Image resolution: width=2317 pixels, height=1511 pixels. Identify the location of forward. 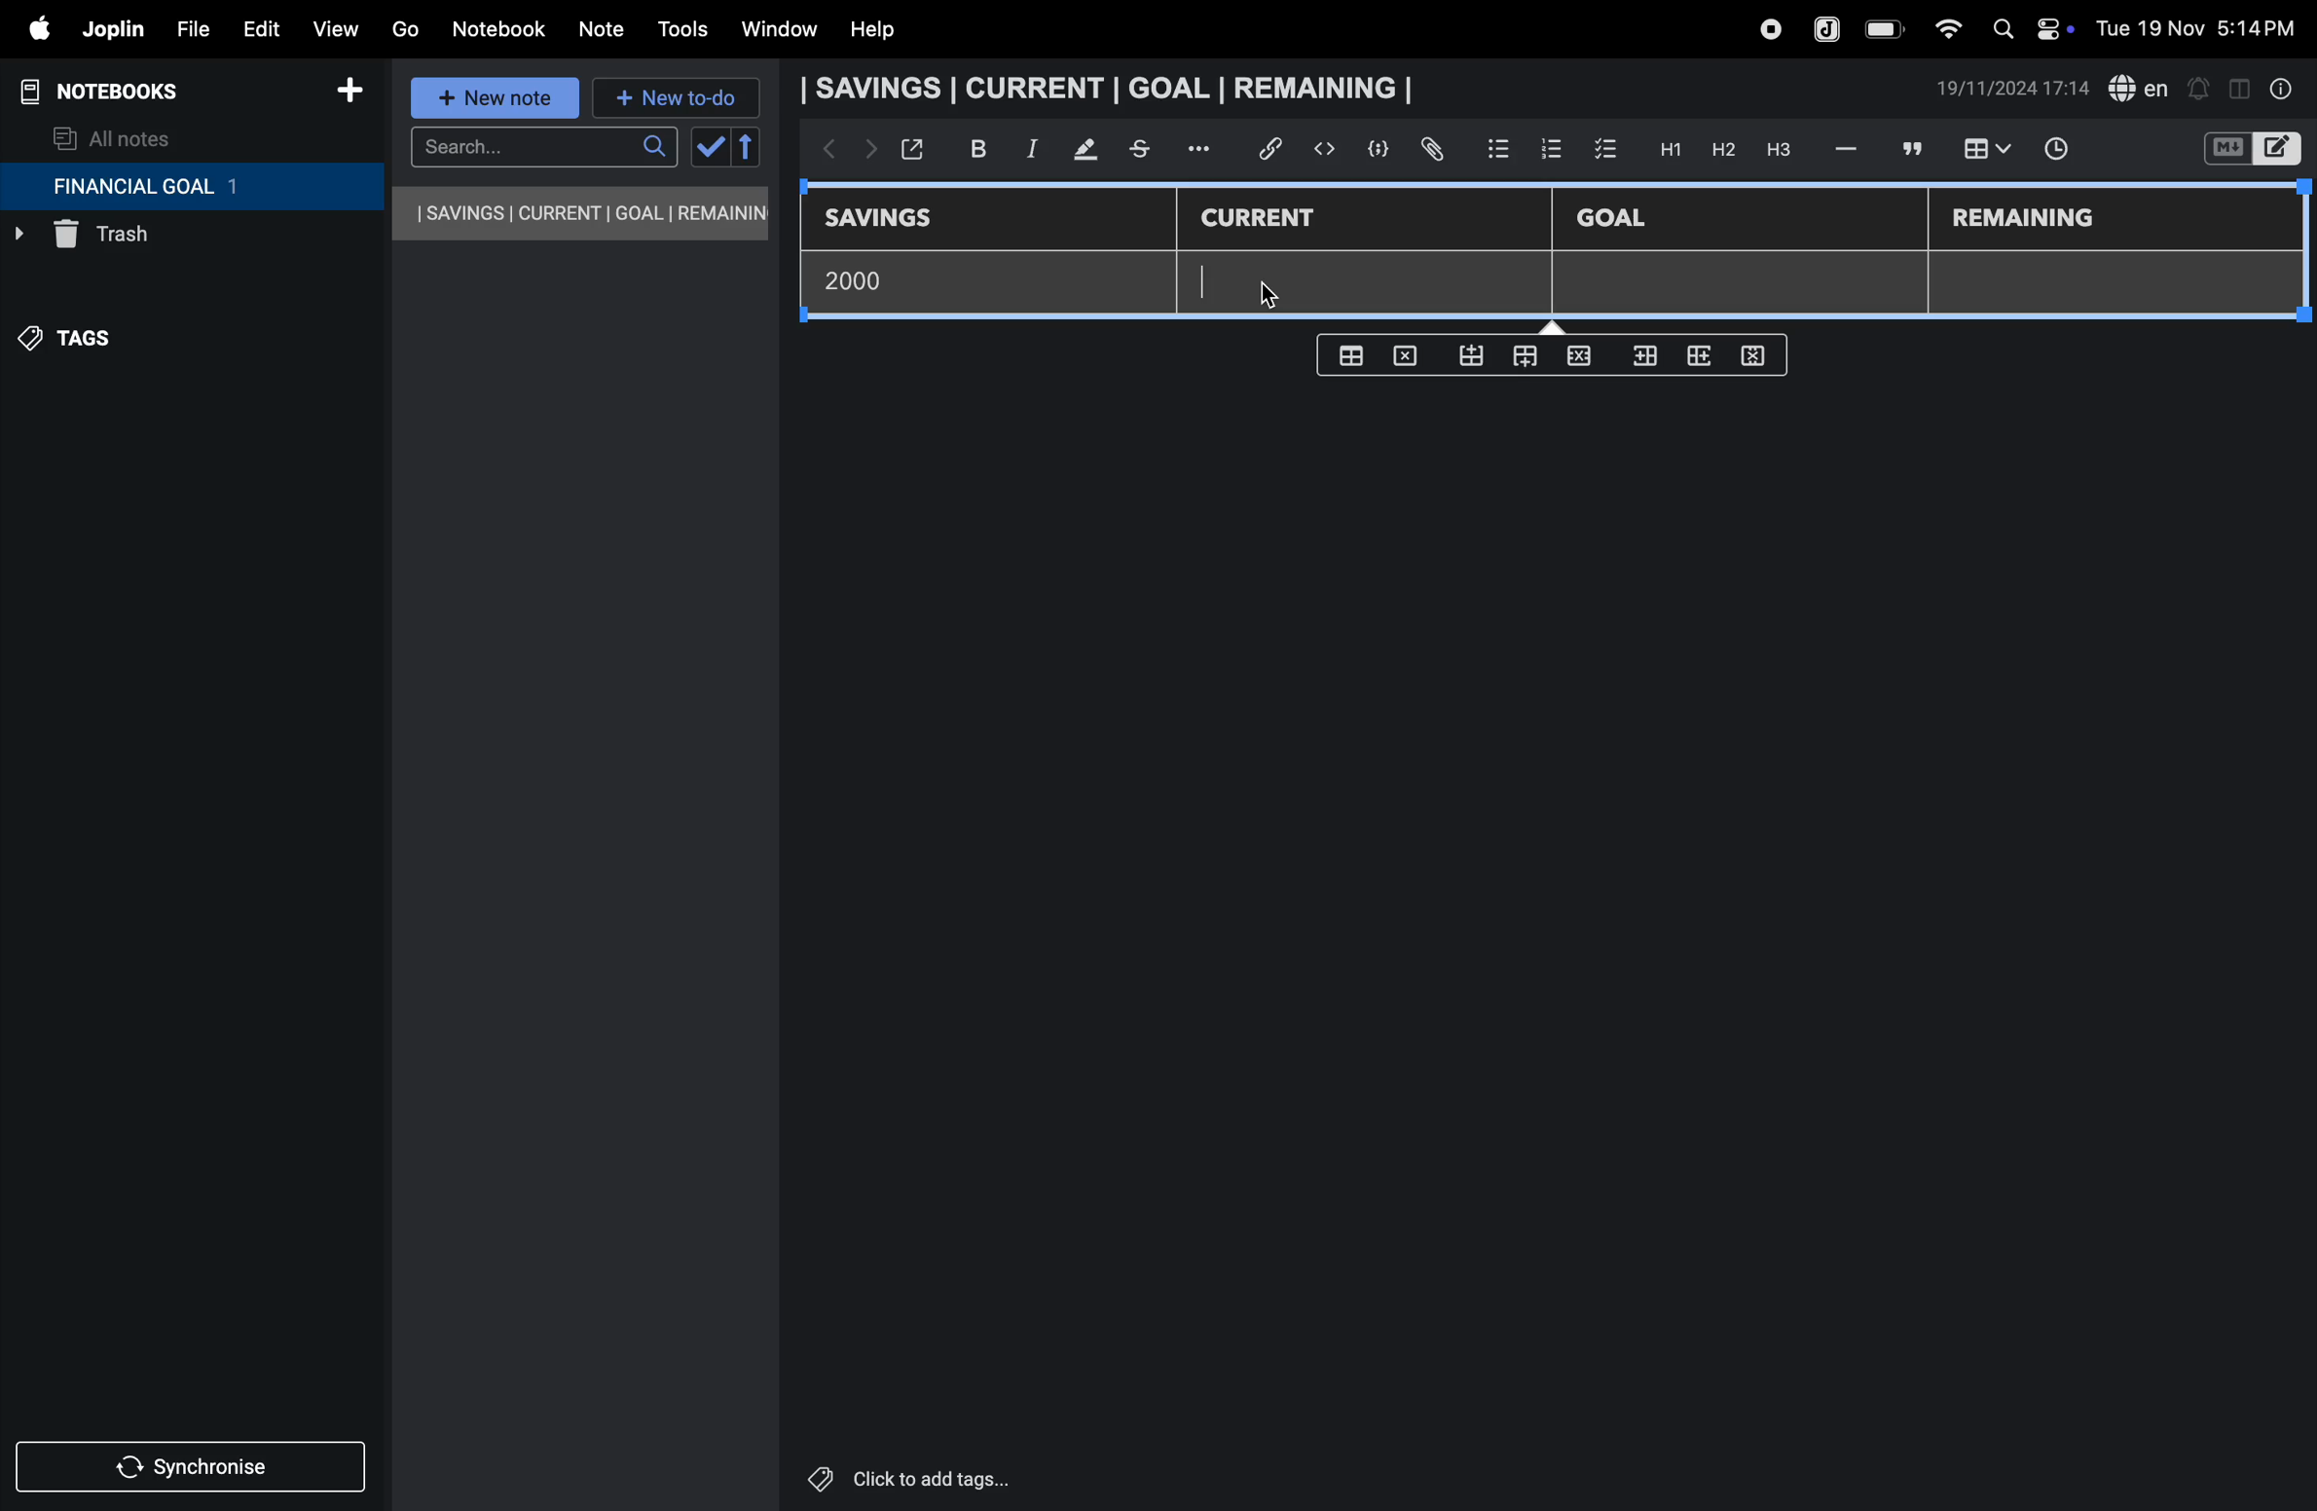
(865, 153).